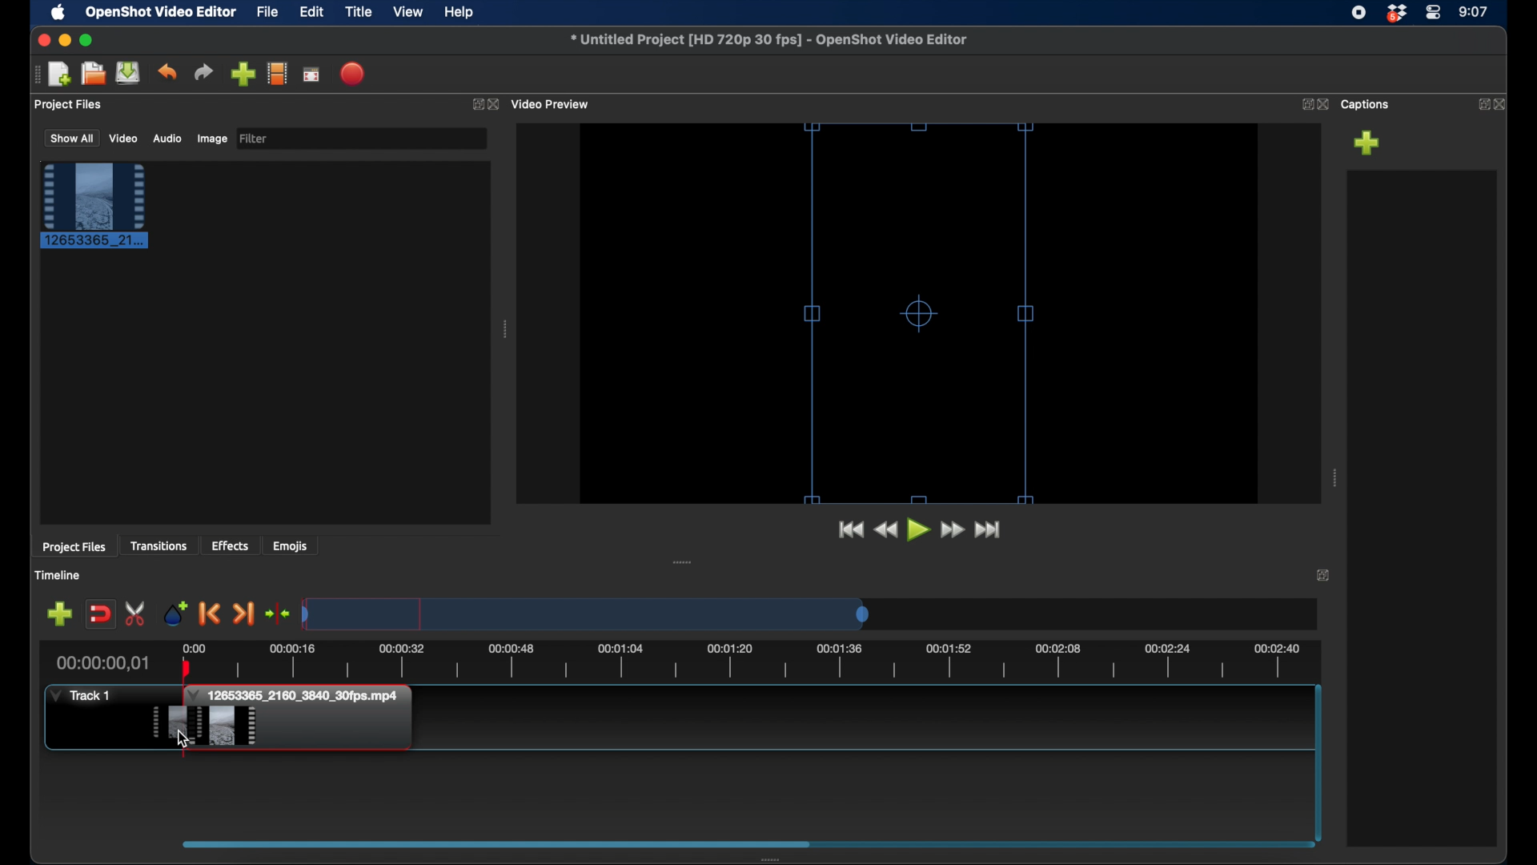  I want to click on resize handles, so click(917, 312).